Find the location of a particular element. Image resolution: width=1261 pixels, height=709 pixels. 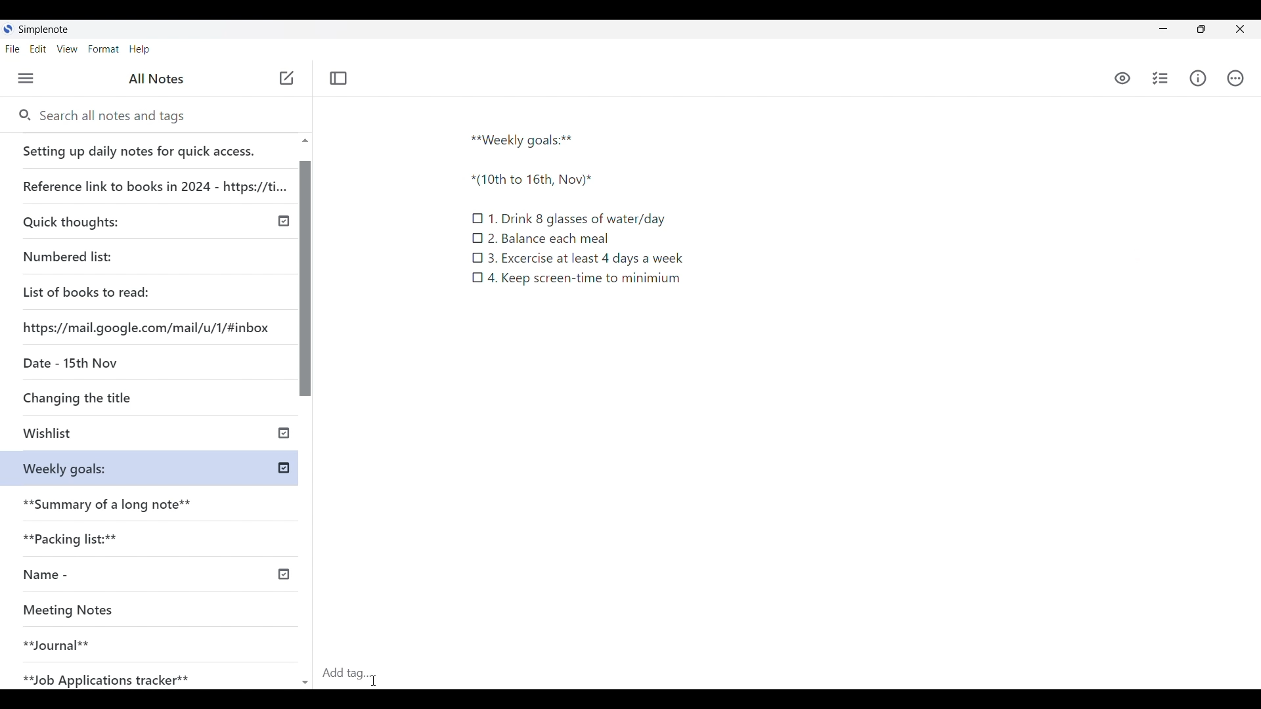

Meeting Notes is located at coordinates (133, 611).